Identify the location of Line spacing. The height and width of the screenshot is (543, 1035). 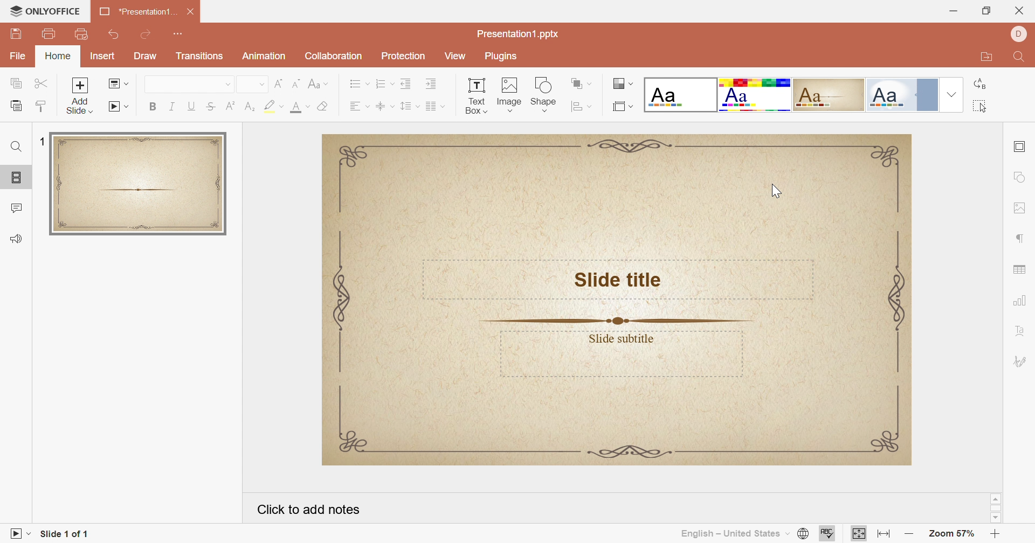
(410, 106).